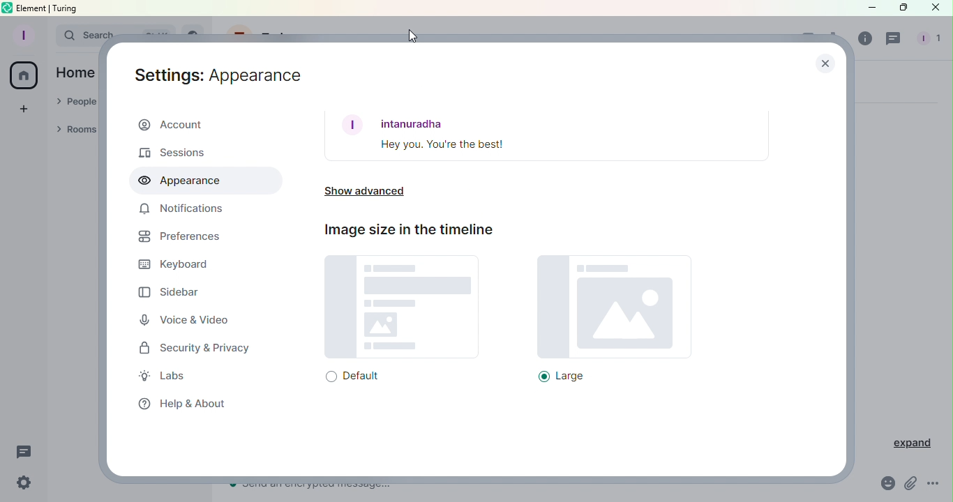  I want to click on People, so click(76, 102).